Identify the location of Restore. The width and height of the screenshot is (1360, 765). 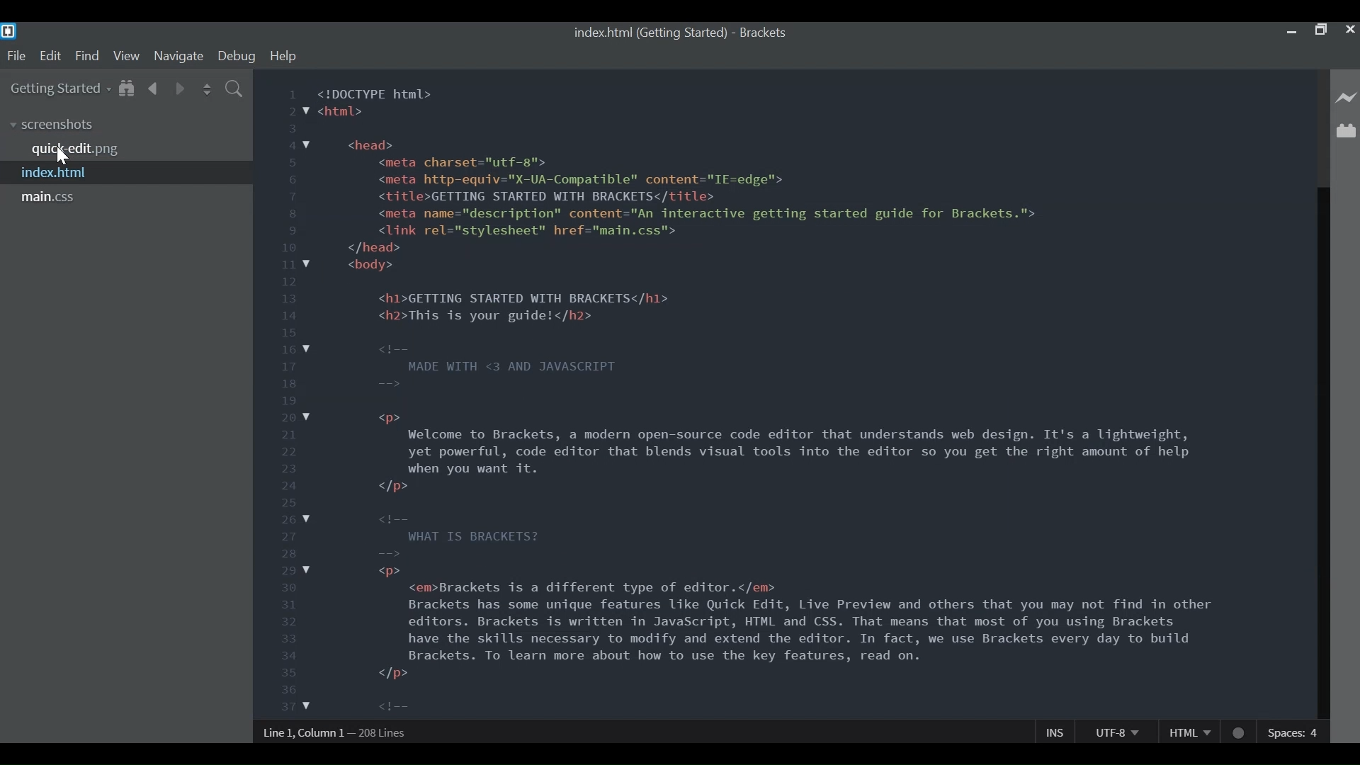
(1318, 29).